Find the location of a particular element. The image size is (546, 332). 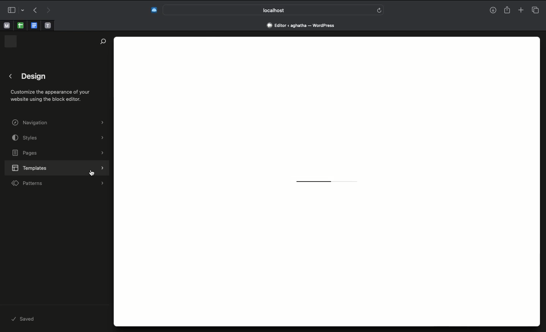

Patterns is located at coordinates (58, 183).